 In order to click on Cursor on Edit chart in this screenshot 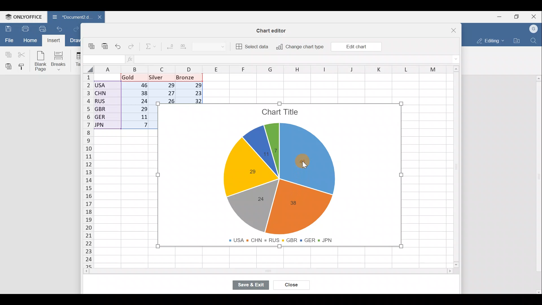, I will do `click(359, 47)`.